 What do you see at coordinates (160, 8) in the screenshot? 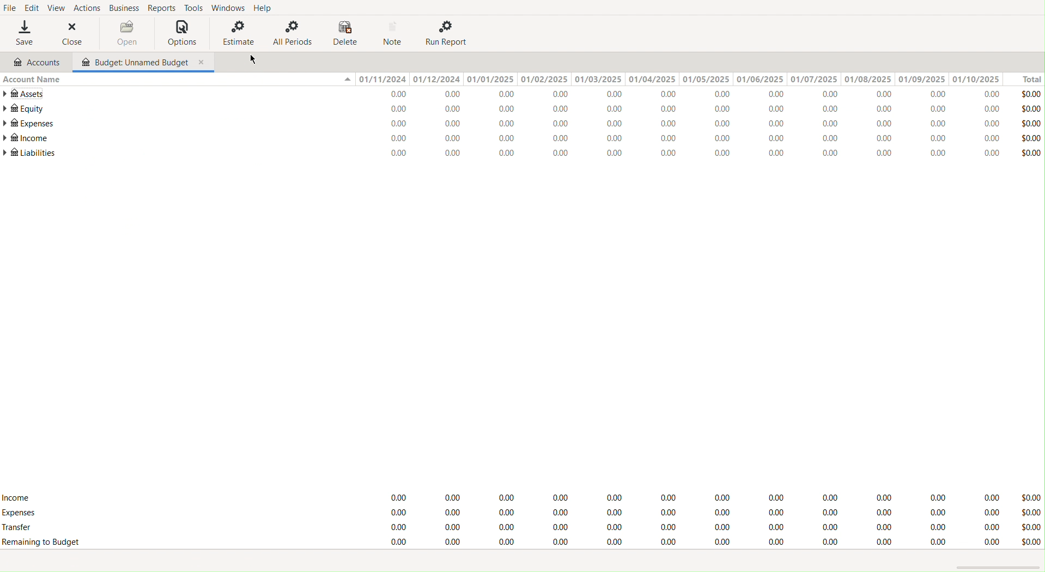
I see `Reports` at bounding box center [160, 8].